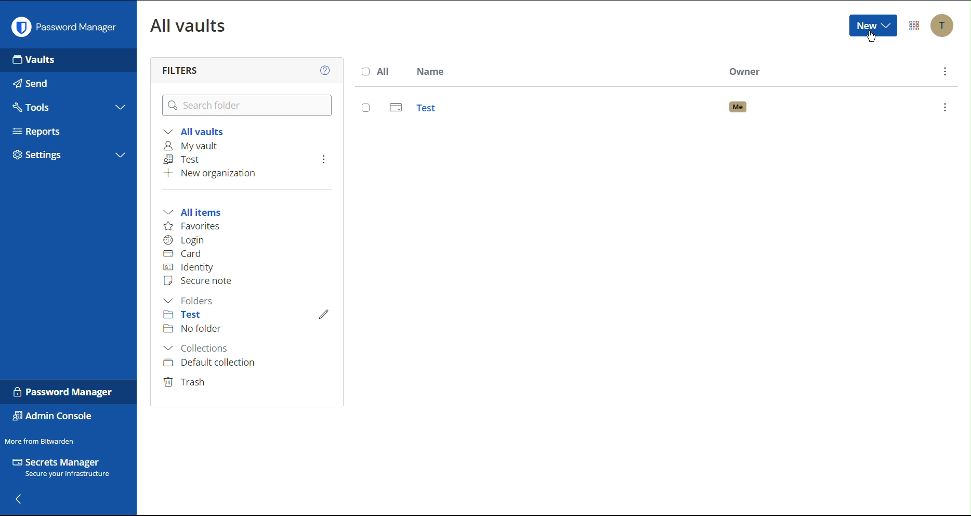 Image resolution: width=971 pixels, height=516 pixels. Describe the element at coordinates (68, 106) in the screenshot. I see `Tools` at that location.